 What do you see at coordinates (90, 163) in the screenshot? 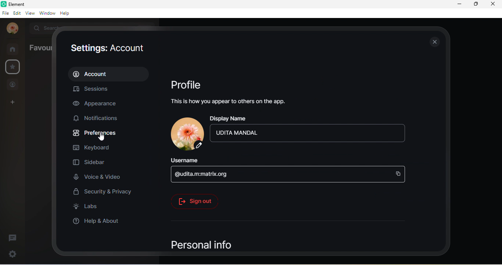
I see `sidebar` at bounding box center [90, 163].